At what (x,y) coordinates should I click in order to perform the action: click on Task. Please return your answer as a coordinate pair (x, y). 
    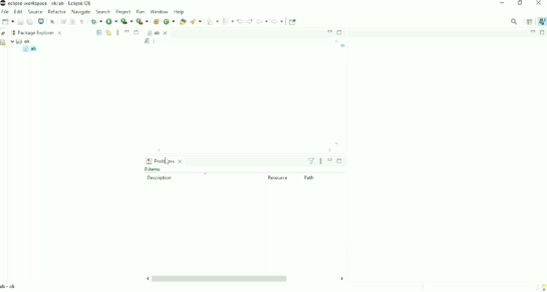
    Looking at the image, I should click on (166, 41).